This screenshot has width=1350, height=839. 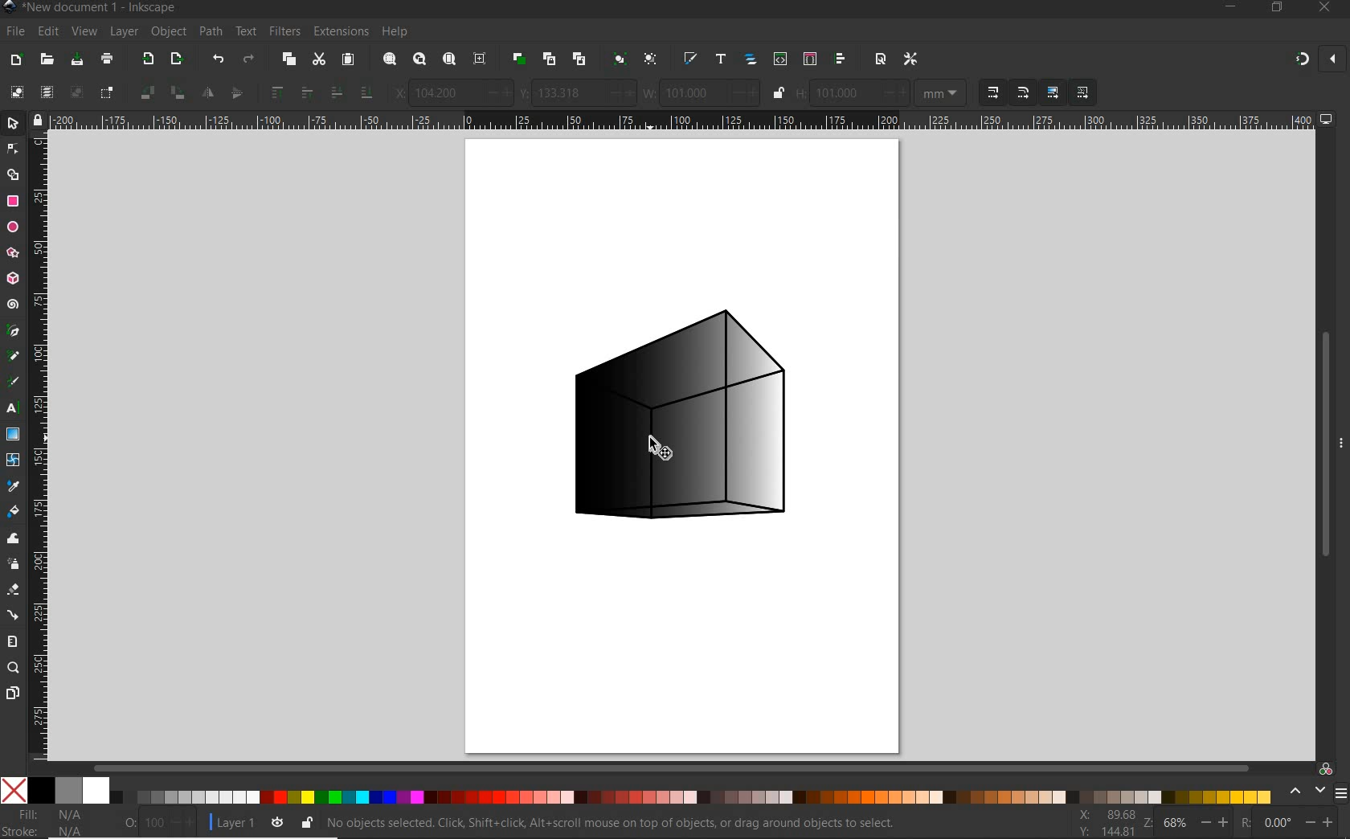 What do you see at coordinates (216, 59) in the screenshot?
I see `UNDO` at bounding box center [216, 59].